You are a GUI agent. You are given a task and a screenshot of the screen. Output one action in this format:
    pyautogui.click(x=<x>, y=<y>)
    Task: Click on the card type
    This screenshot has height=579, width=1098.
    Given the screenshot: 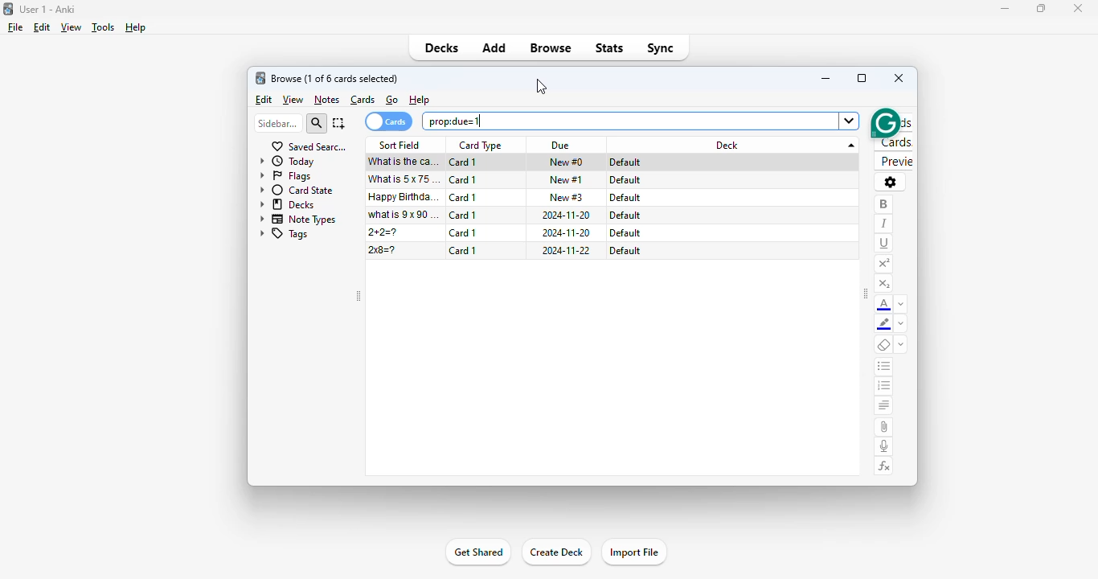 What is the action you would take?
    pyautogui.click(x=481, y=146)
    